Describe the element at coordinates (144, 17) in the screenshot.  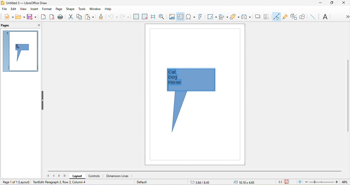
I see `snap to grids` at that location.